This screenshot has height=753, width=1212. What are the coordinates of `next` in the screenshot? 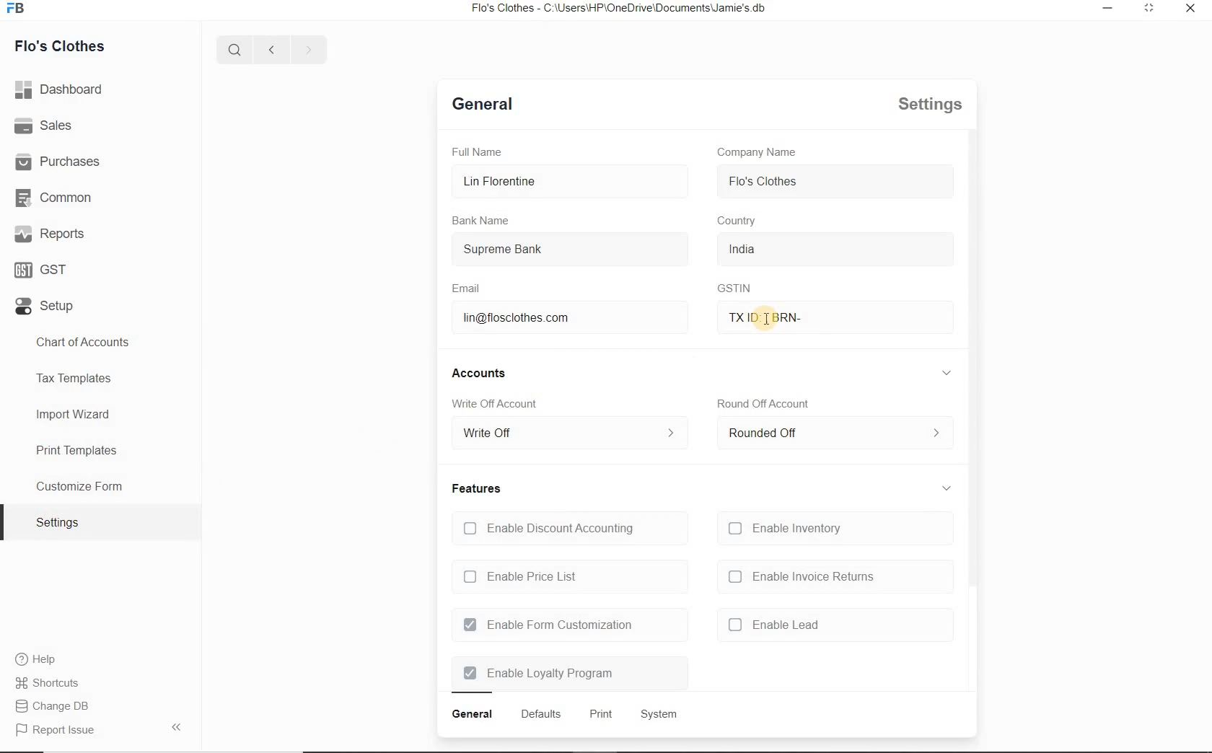 It's located at (306, 50).